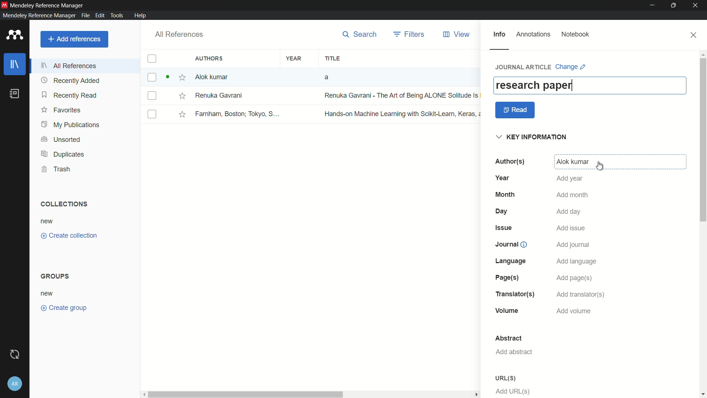 Image resolution: width=707 pixels, height=398 pixels. Describe the element at coordinates (509, 161) in the screenshot. I see `authors` at that location.